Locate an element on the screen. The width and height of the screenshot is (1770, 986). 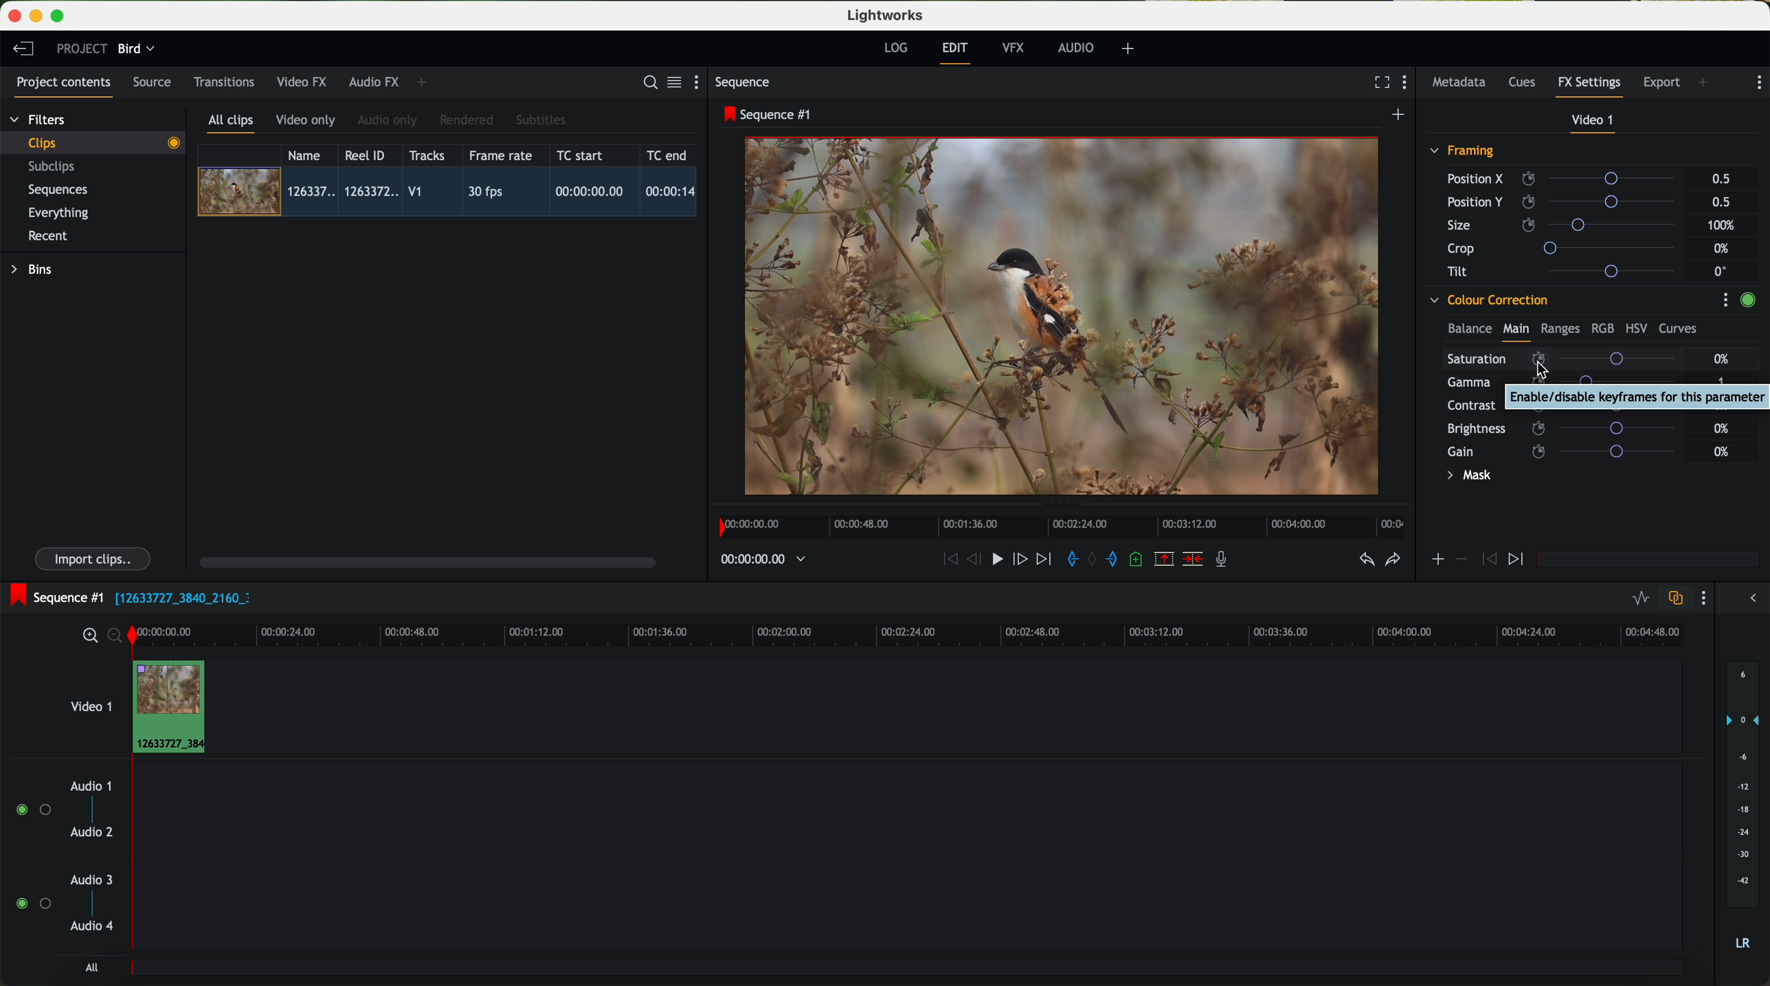
drag video to video track 1 is located at coordinates (175, 708).